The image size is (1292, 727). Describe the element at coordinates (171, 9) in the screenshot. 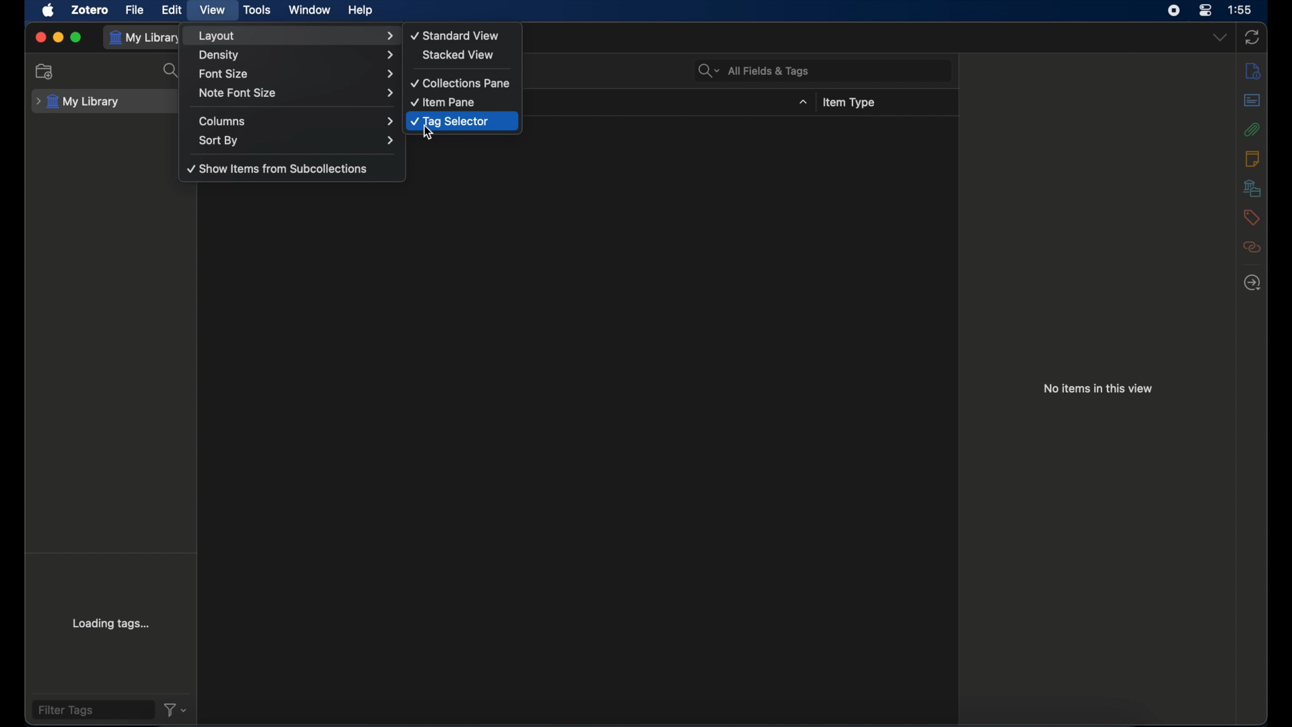

I see `edit` at that location.